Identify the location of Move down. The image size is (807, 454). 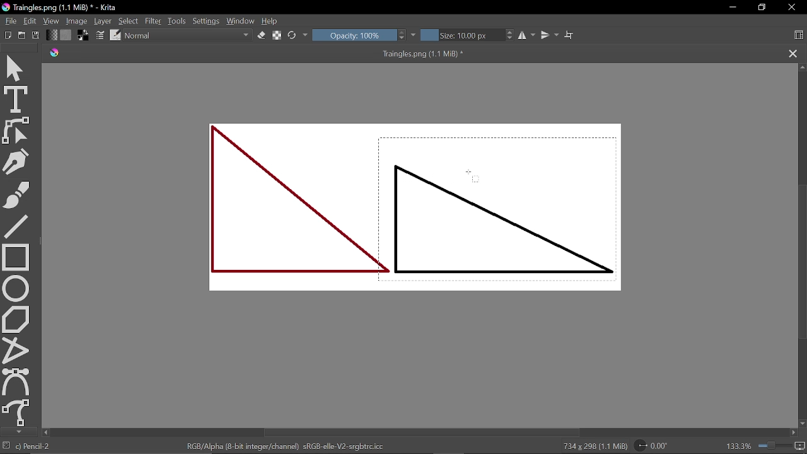
(18, 432).